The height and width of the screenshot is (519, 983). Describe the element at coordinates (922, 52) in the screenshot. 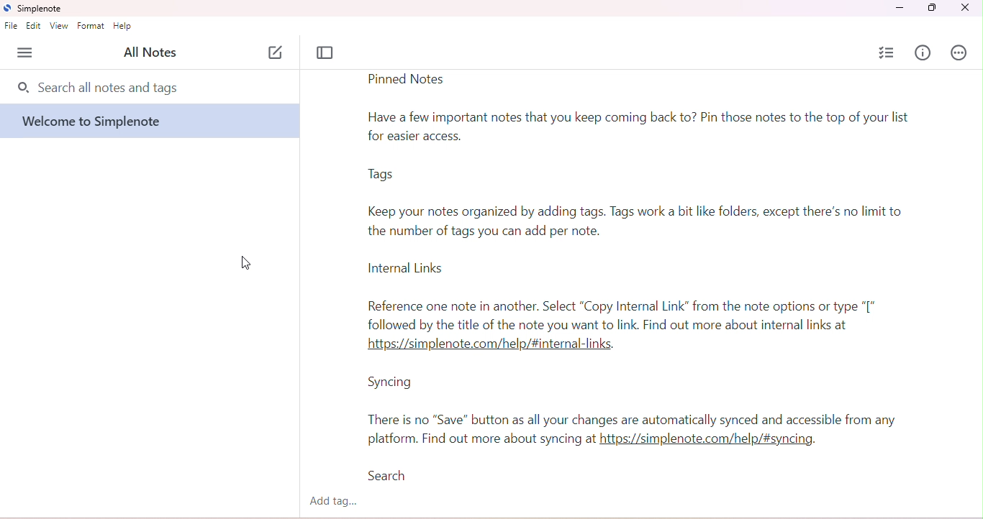

I see `info` at that location.